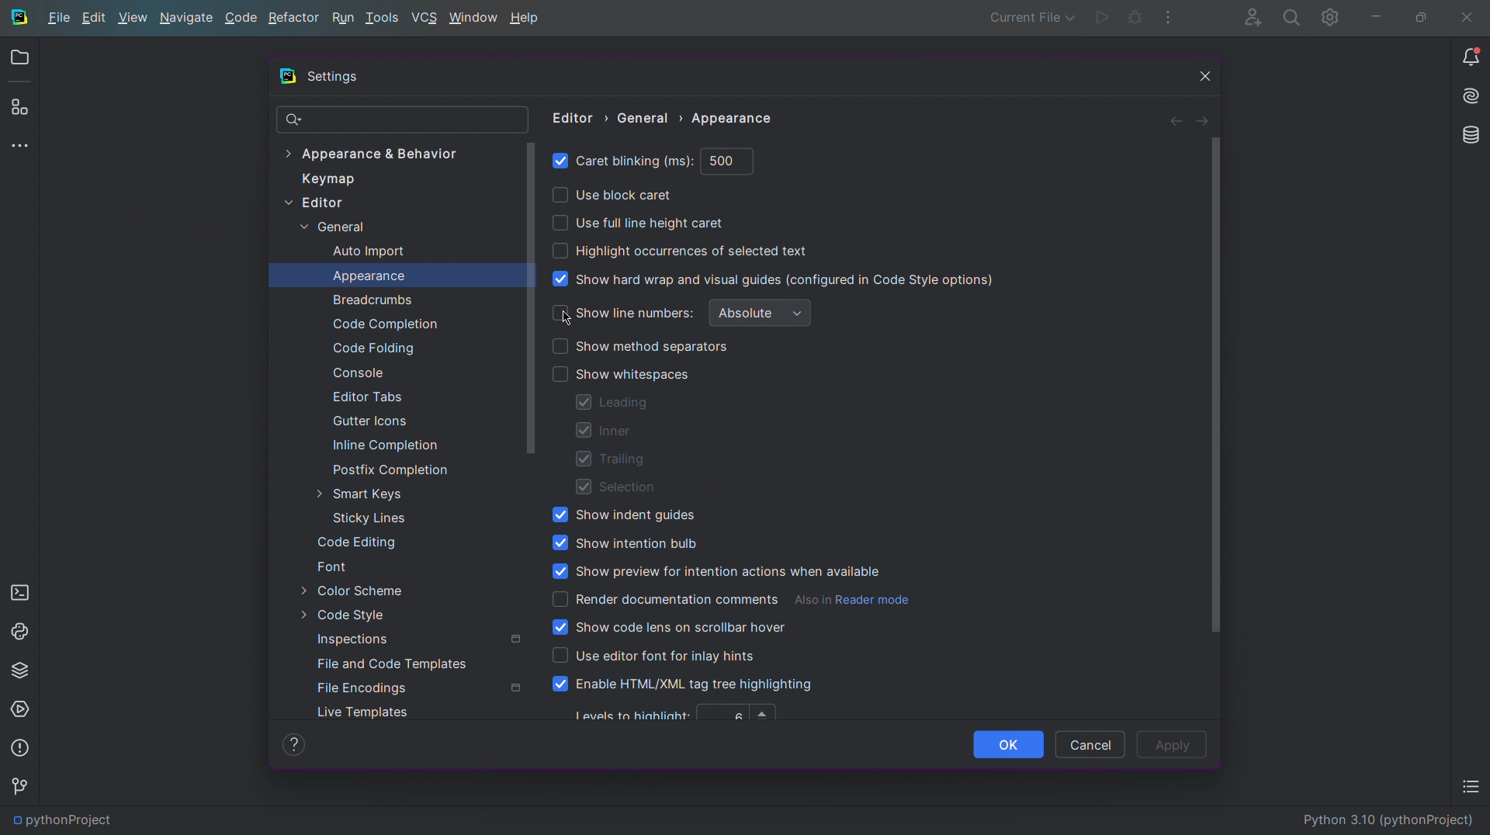 This screenshot has width=1490, height=835. What do you see at coordinates (364, 400) in the screenshot?
I see `Editor Tabs` at bounding box center [364, 400].